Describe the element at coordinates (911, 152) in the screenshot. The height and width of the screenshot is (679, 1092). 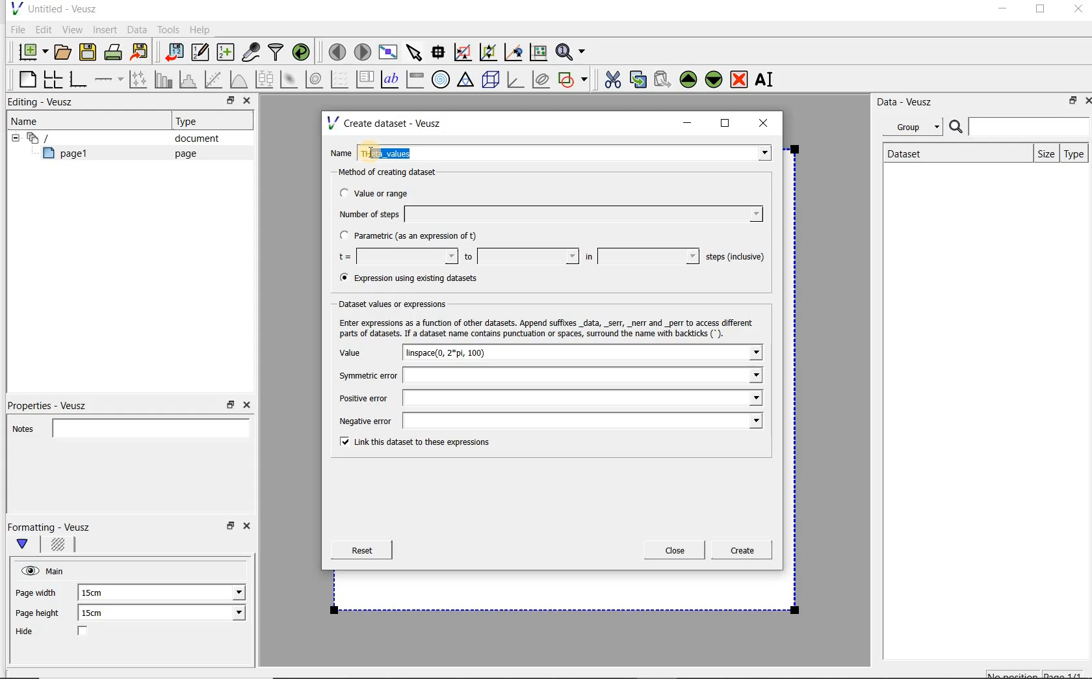
I see `Dataset` at that location.